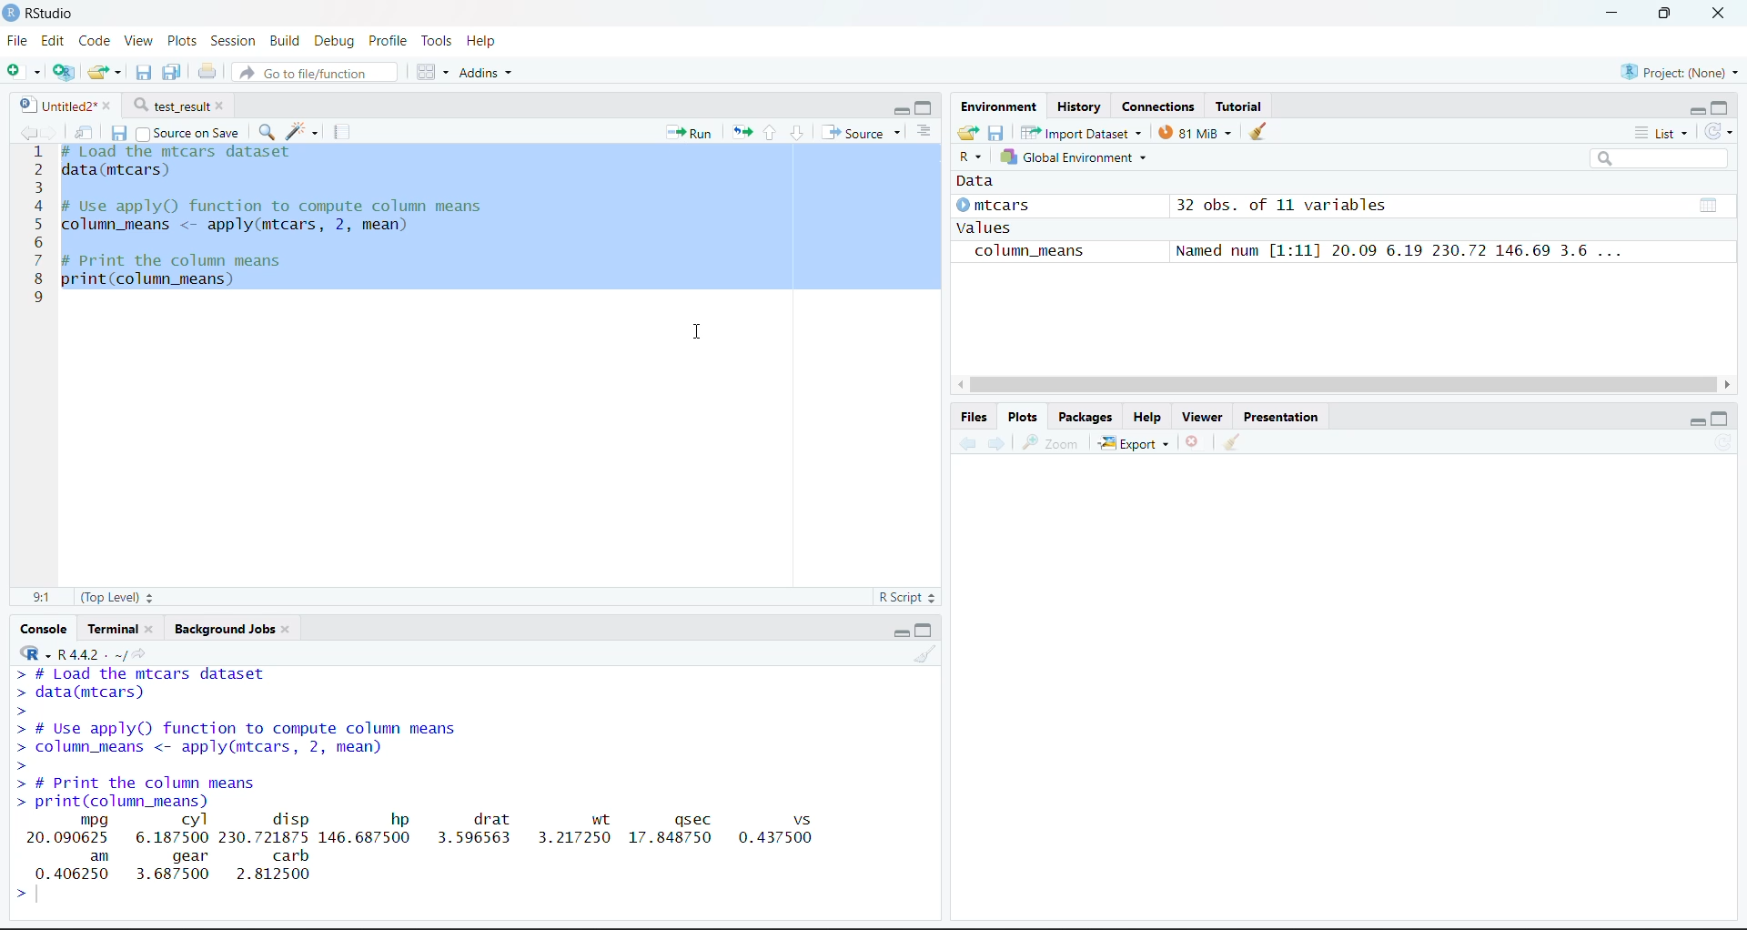 This screenshot has width=1747, height=930. What do you see at coordinates (1200, 412) in the screenshot?
I see `Viewer` at bounding box center [1200, 412].